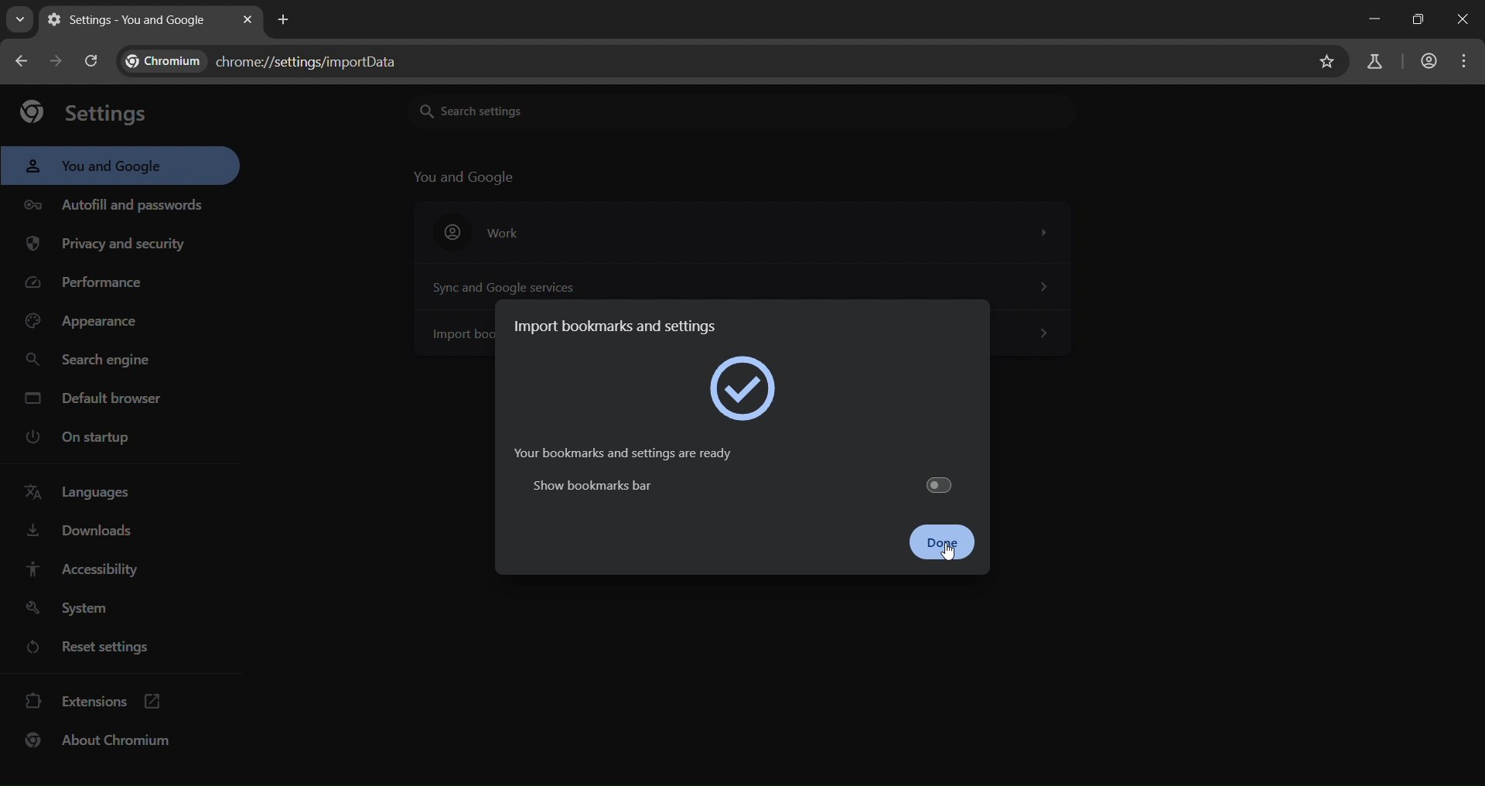 The height and width of the screenshot is (786, 1485). What do you see at coordinates (280, 19) in the screenshot?
I see `new tab` at bounding box center [280, 19].